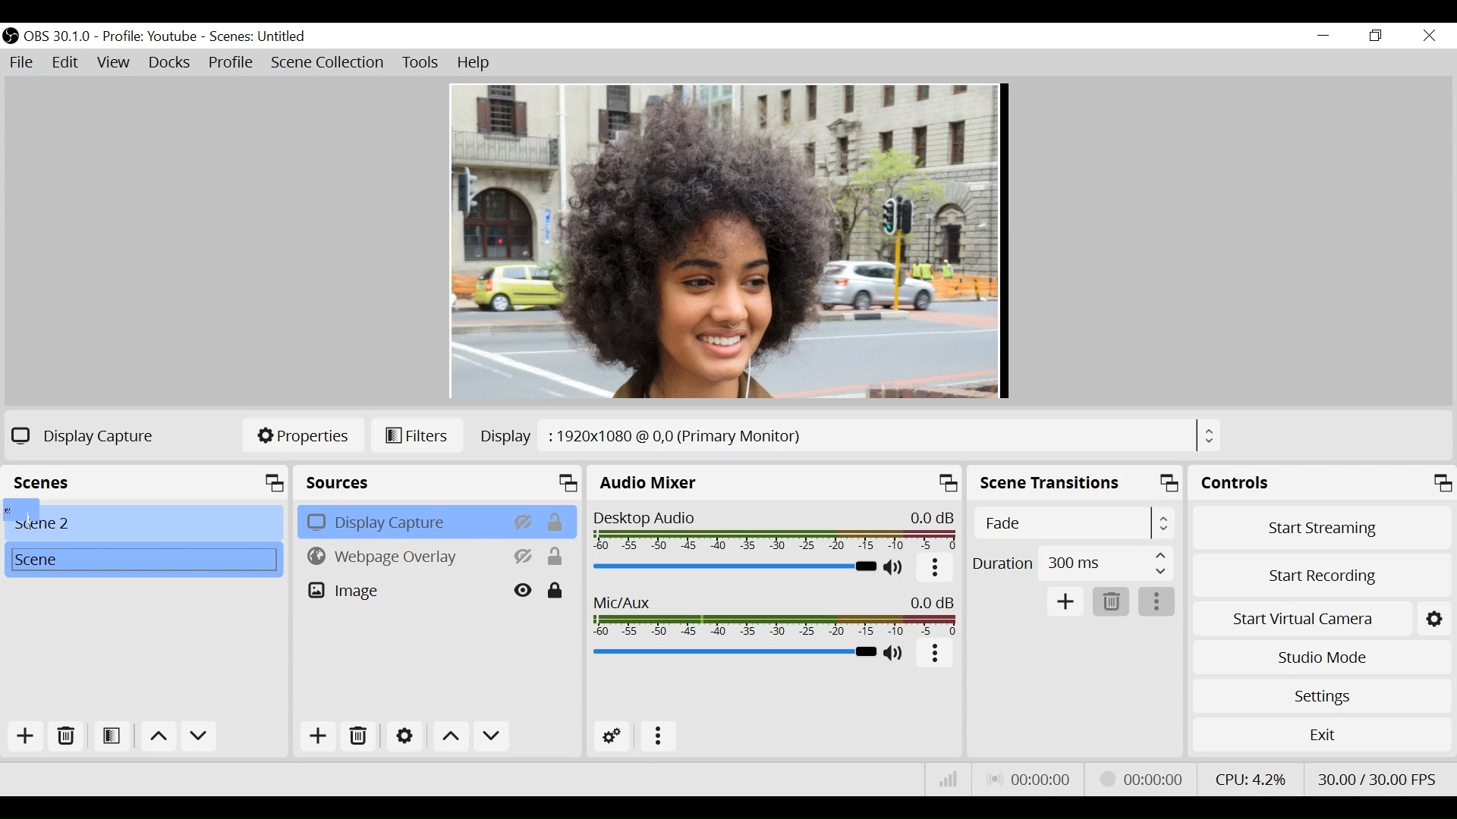 This screenshot has height=819, width=1457. Describe the element at coordinates (450, 736) in the screenshot. I see `Move up` at that location.